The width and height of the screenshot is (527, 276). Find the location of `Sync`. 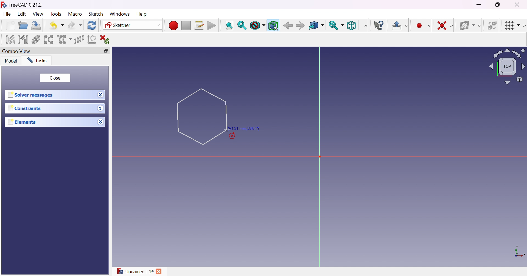

Sync is located at coordinates (336, 25).